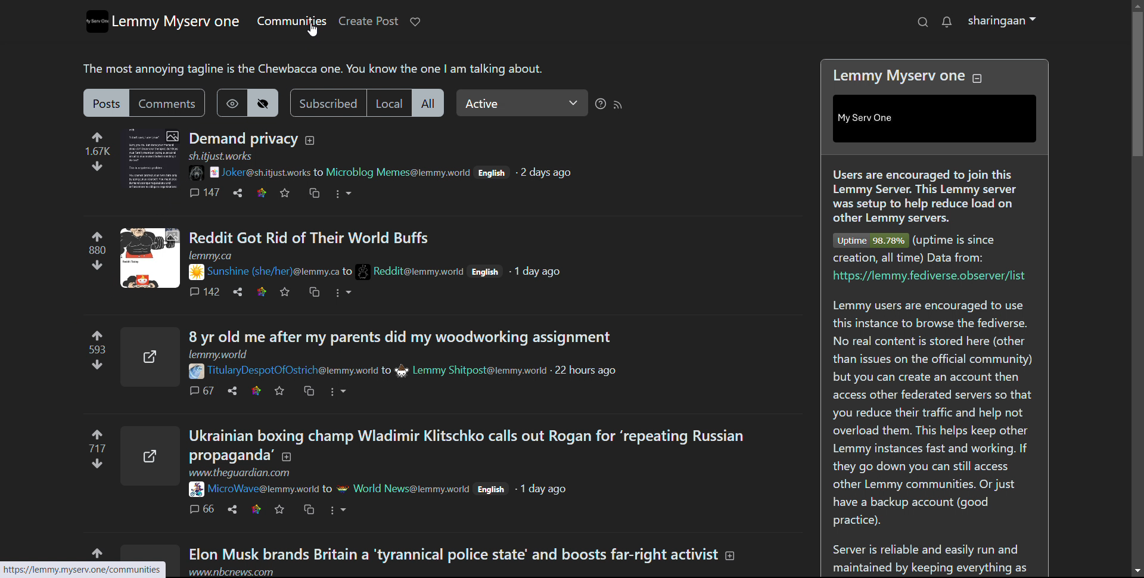 Image resolution: width=1144 pixels, height=578 pixels. I want to click on share, so click(238, 292).